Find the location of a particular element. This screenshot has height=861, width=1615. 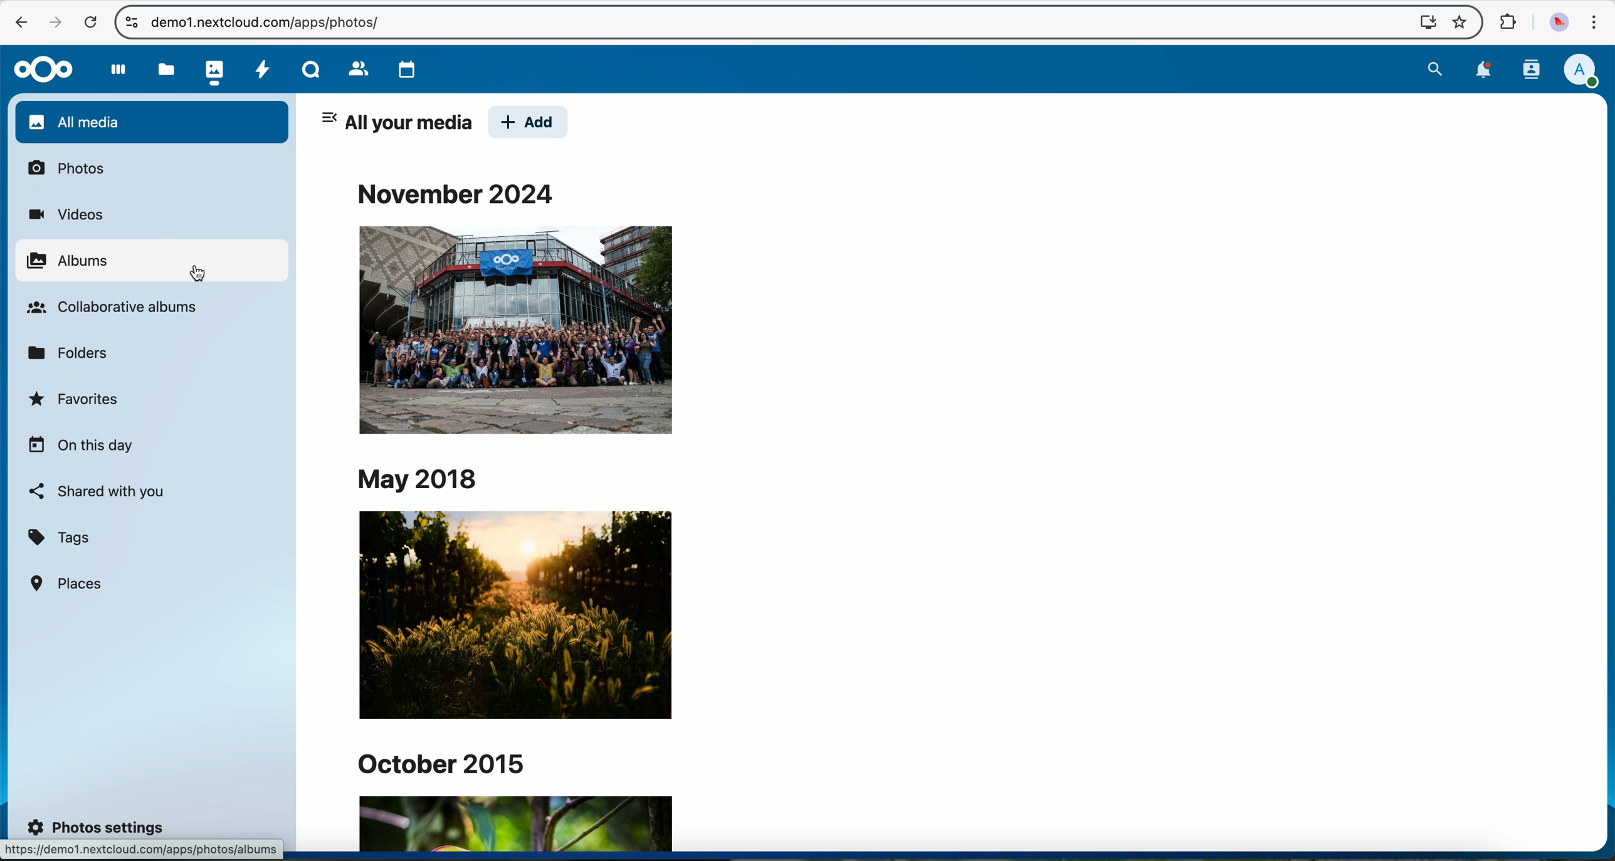

places is located at coordinates (68, 583).